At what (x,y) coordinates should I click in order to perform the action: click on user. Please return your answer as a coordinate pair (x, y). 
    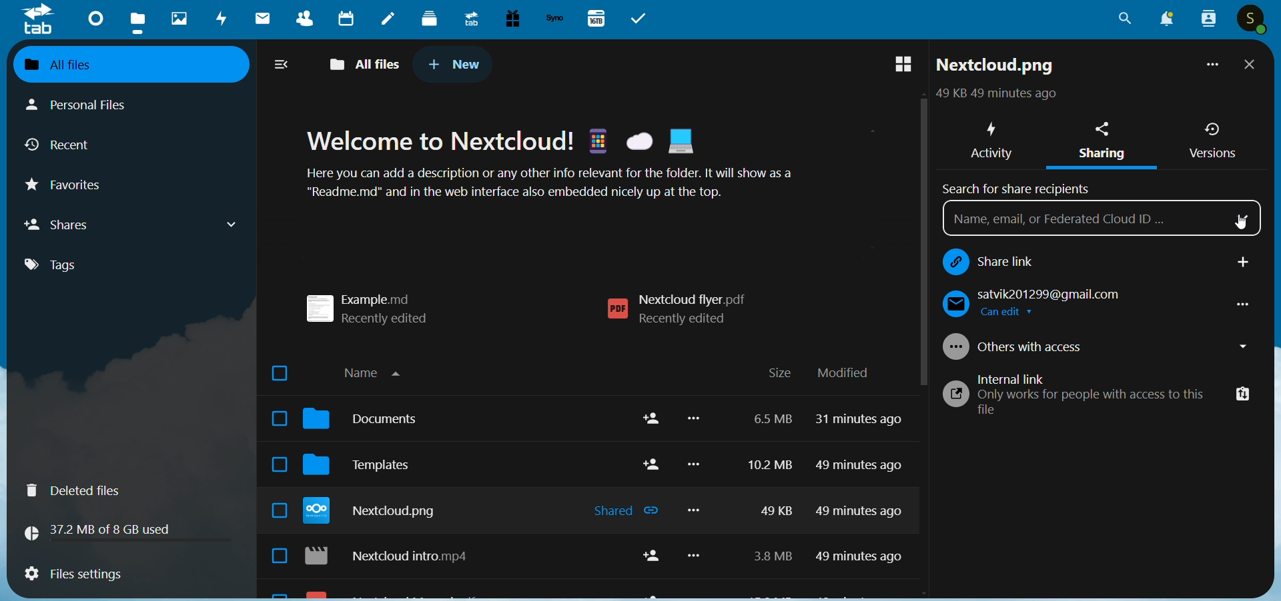
    Looking at the image, I should click on (1253, 20).